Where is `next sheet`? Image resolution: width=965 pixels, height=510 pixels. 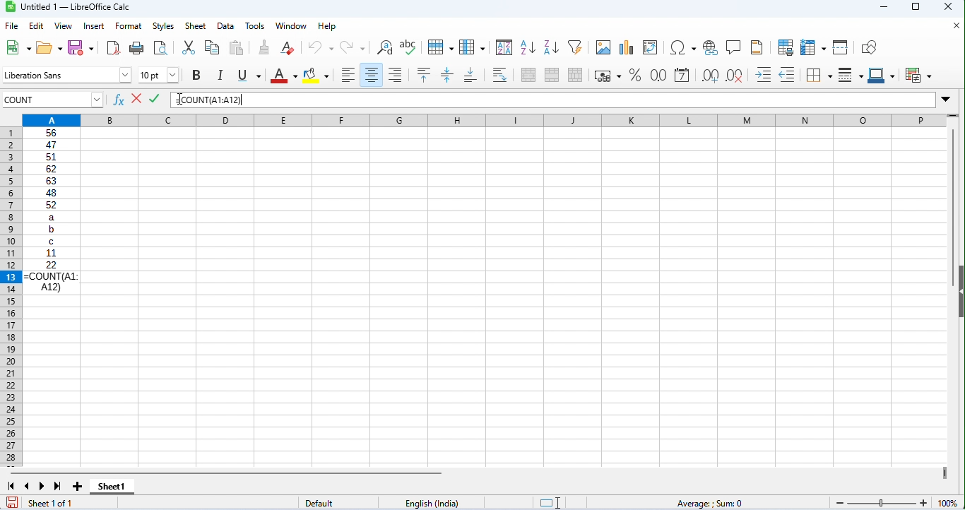 next sheet is located at coordinates (42, 486).